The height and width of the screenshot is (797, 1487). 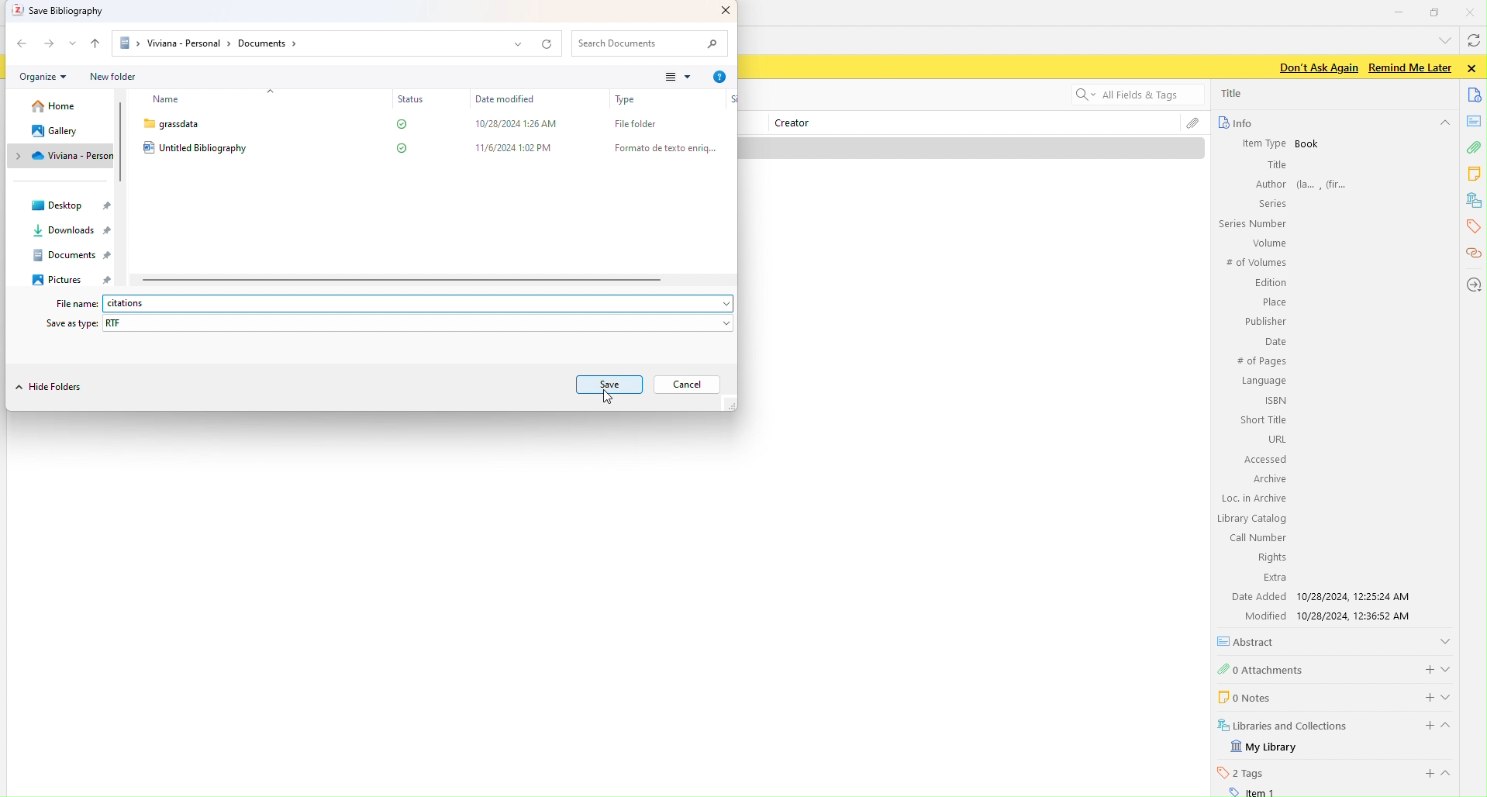 I want to click on fa, fr, so click(x=1327, y=183).